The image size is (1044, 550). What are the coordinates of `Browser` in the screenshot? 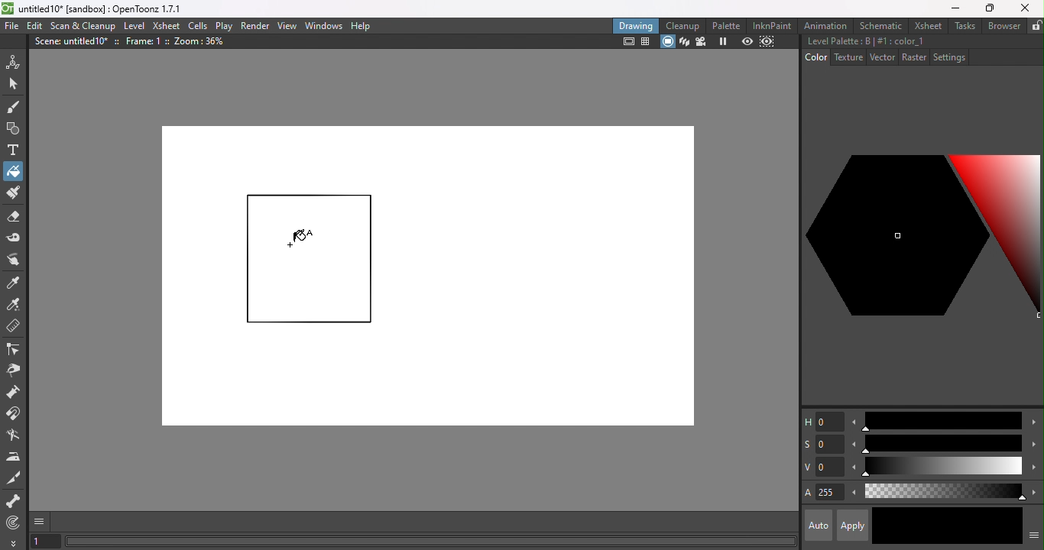 It's located at (1003, 25).